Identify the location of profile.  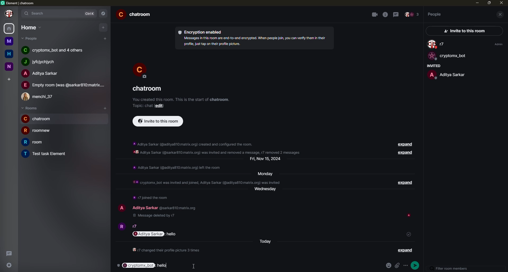
(140, 70).